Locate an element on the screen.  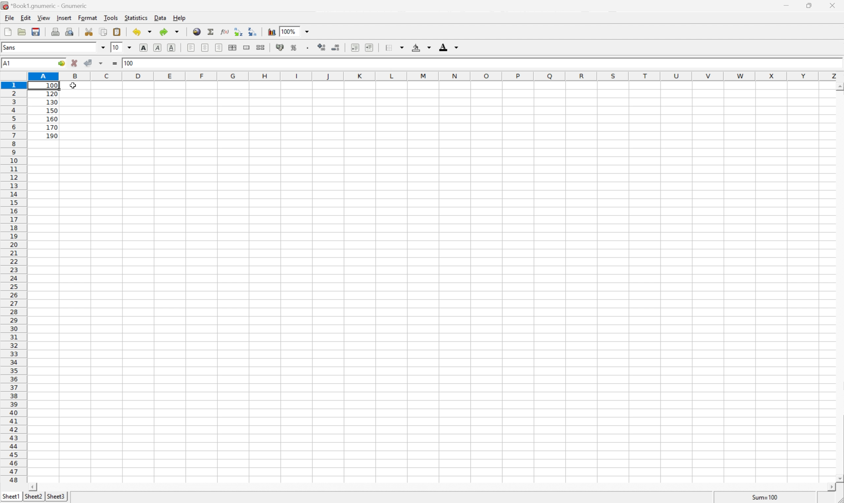
Accept changes in multiple cells is located at coordinates (101, 63).